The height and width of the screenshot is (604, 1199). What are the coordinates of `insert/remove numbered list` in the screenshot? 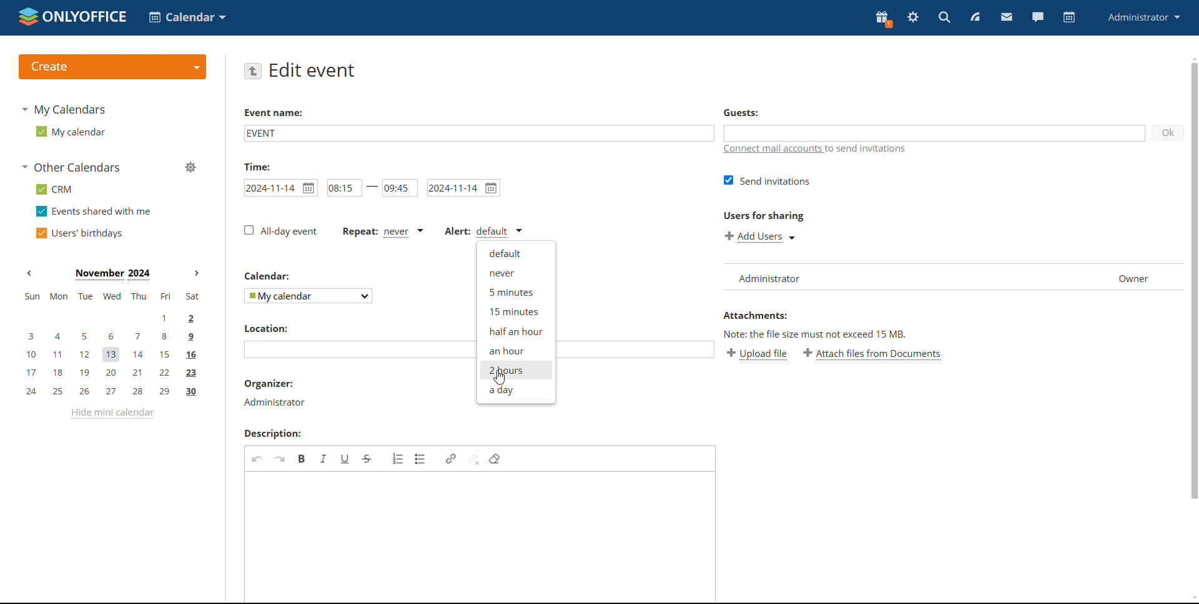 It's located at (398, 458).